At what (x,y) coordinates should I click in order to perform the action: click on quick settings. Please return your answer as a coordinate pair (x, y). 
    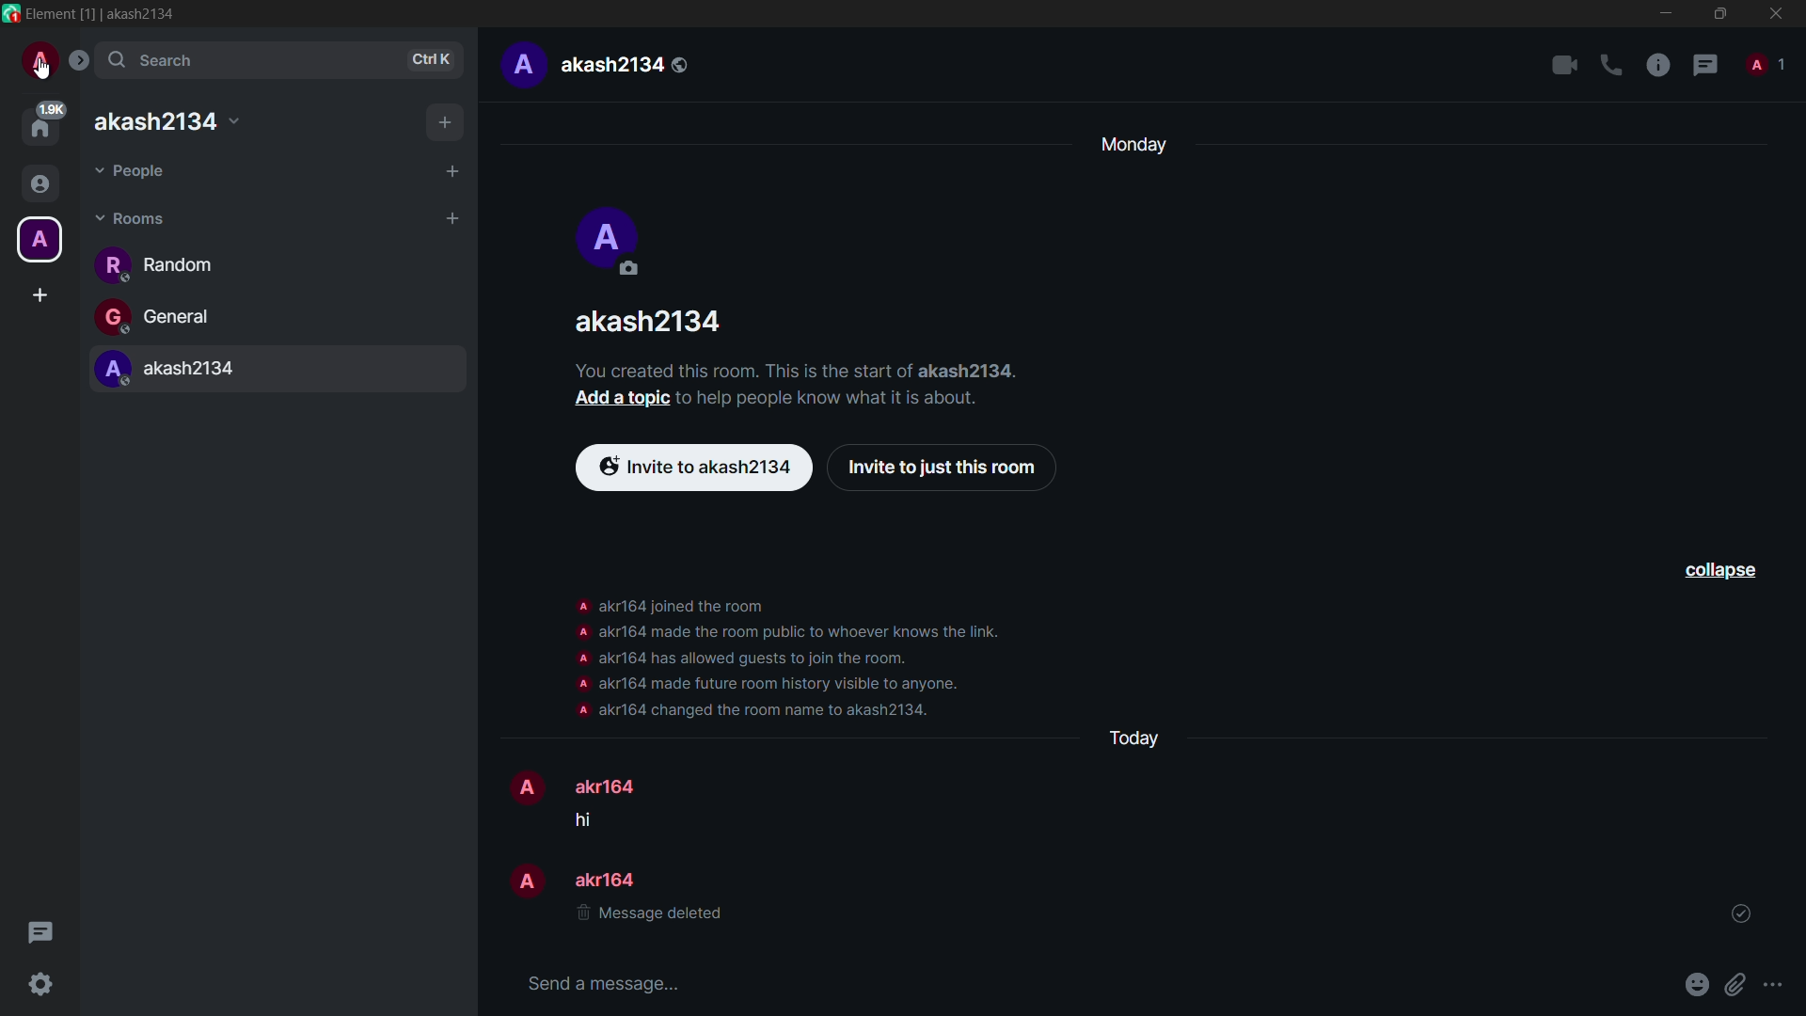
    Looking at the image, I should click on (42, 986).